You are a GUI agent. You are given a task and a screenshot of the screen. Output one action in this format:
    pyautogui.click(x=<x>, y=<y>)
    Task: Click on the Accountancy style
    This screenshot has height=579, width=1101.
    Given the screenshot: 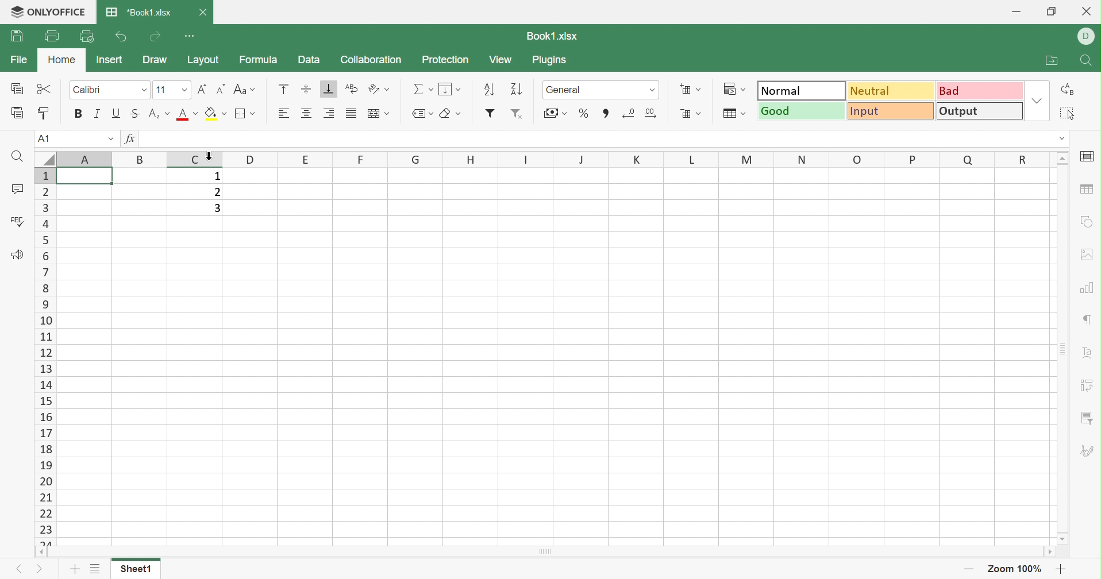 What is the action you would take?
    pyautogui.click(x=549, y=115)
    